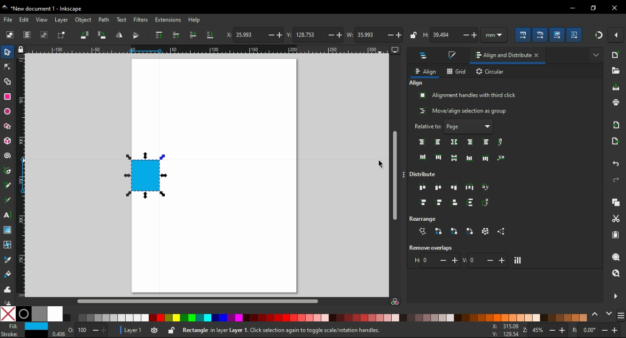 Image resolution: width=626 pixels, height=338 pixels. What do you see at coordinates (453, 231) in the screenshot?
I see `exchange positions of selected objects stacking order` at bounding box center [453, 231].